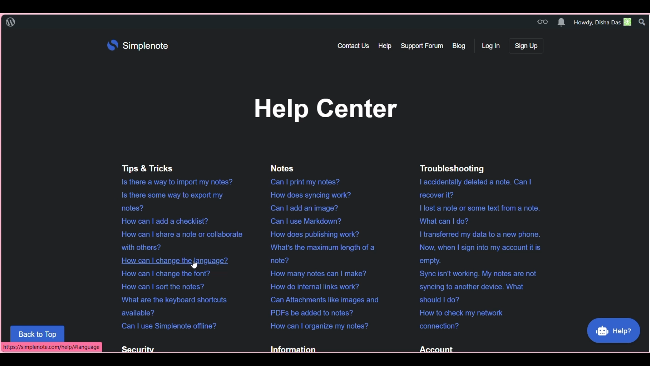 This screenshot has width=650, height=366. I want to click on | transferred my data to a new phone. Now, when | sign into my account it is empty., so click(477, 247).